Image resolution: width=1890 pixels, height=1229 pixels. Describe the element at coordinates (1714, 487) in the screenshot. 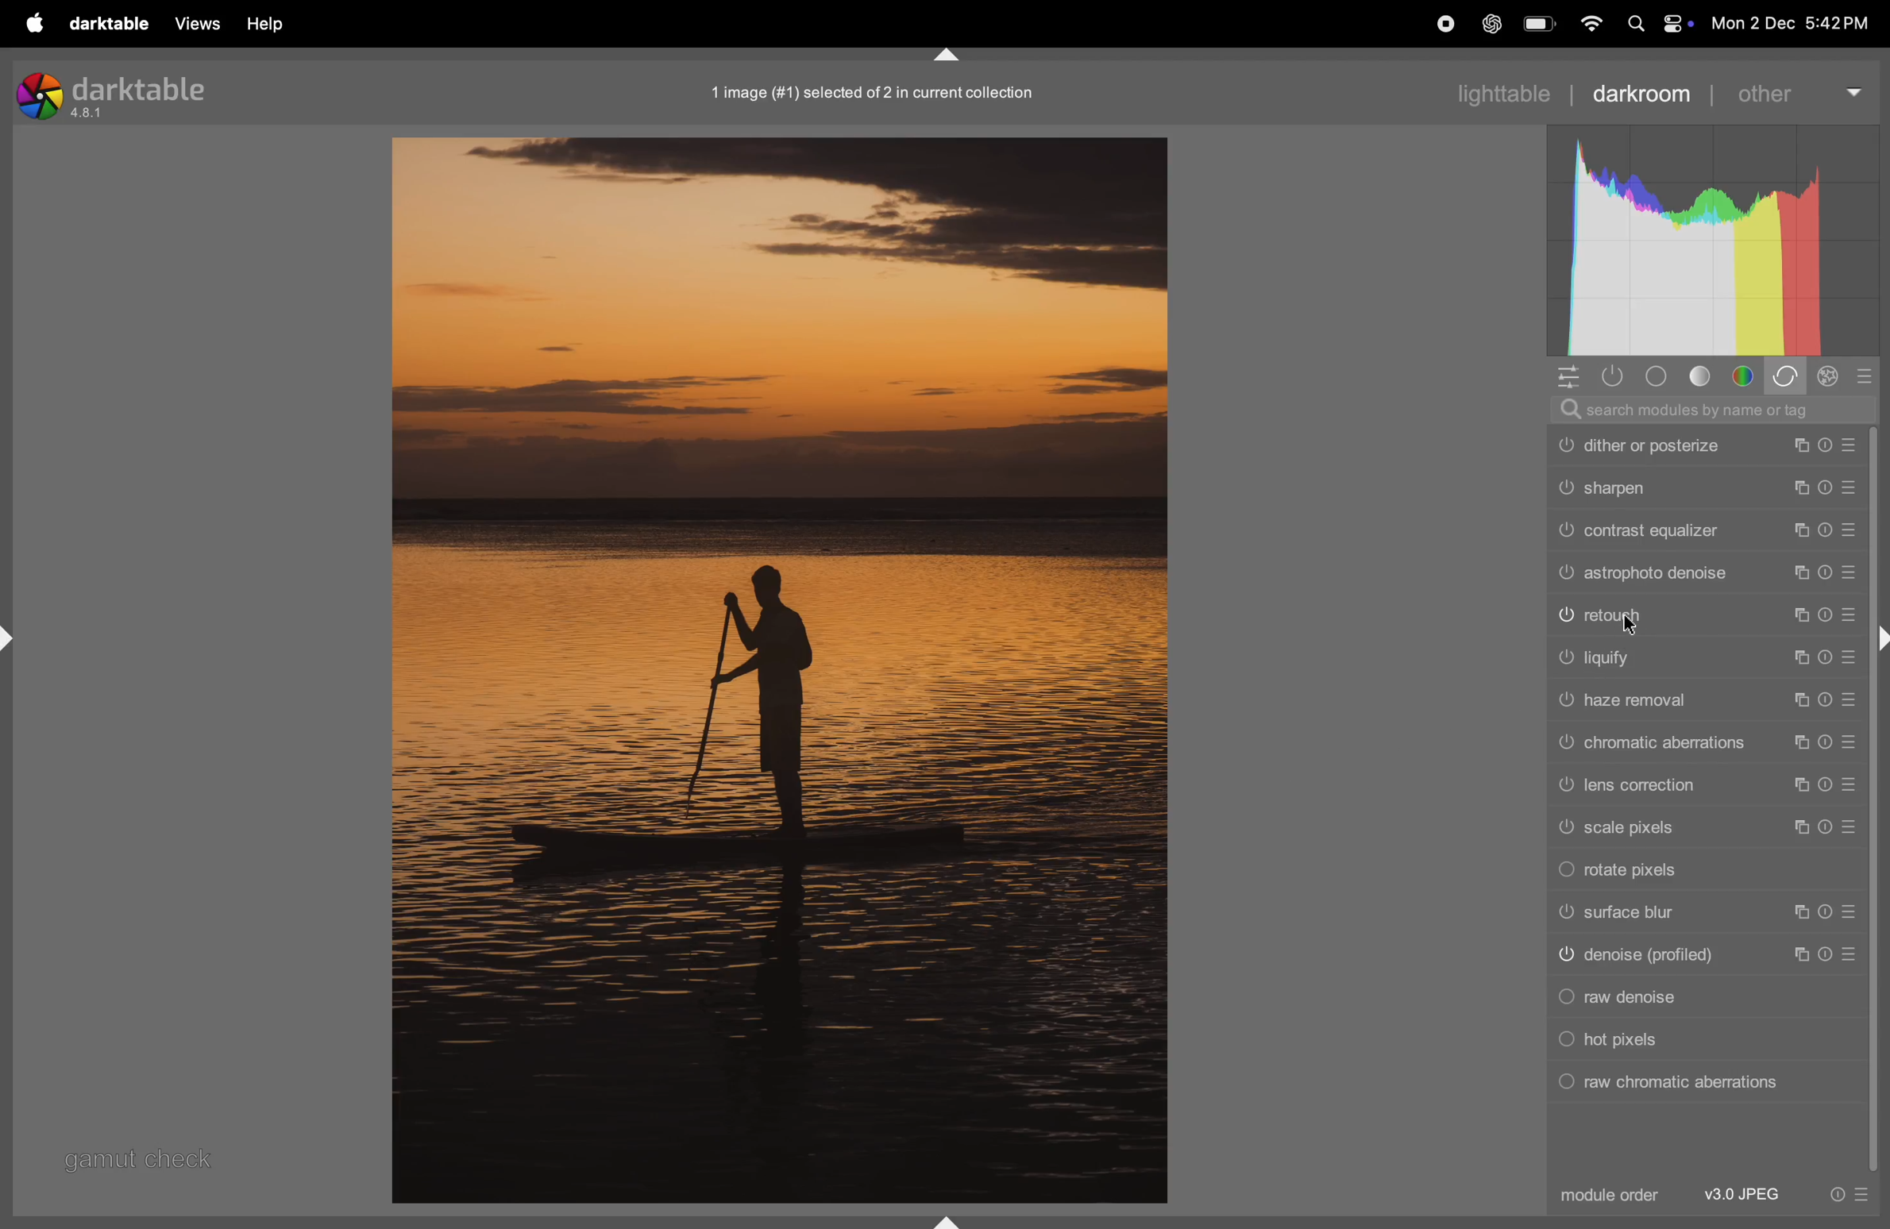

I see `sharpen` at that location.